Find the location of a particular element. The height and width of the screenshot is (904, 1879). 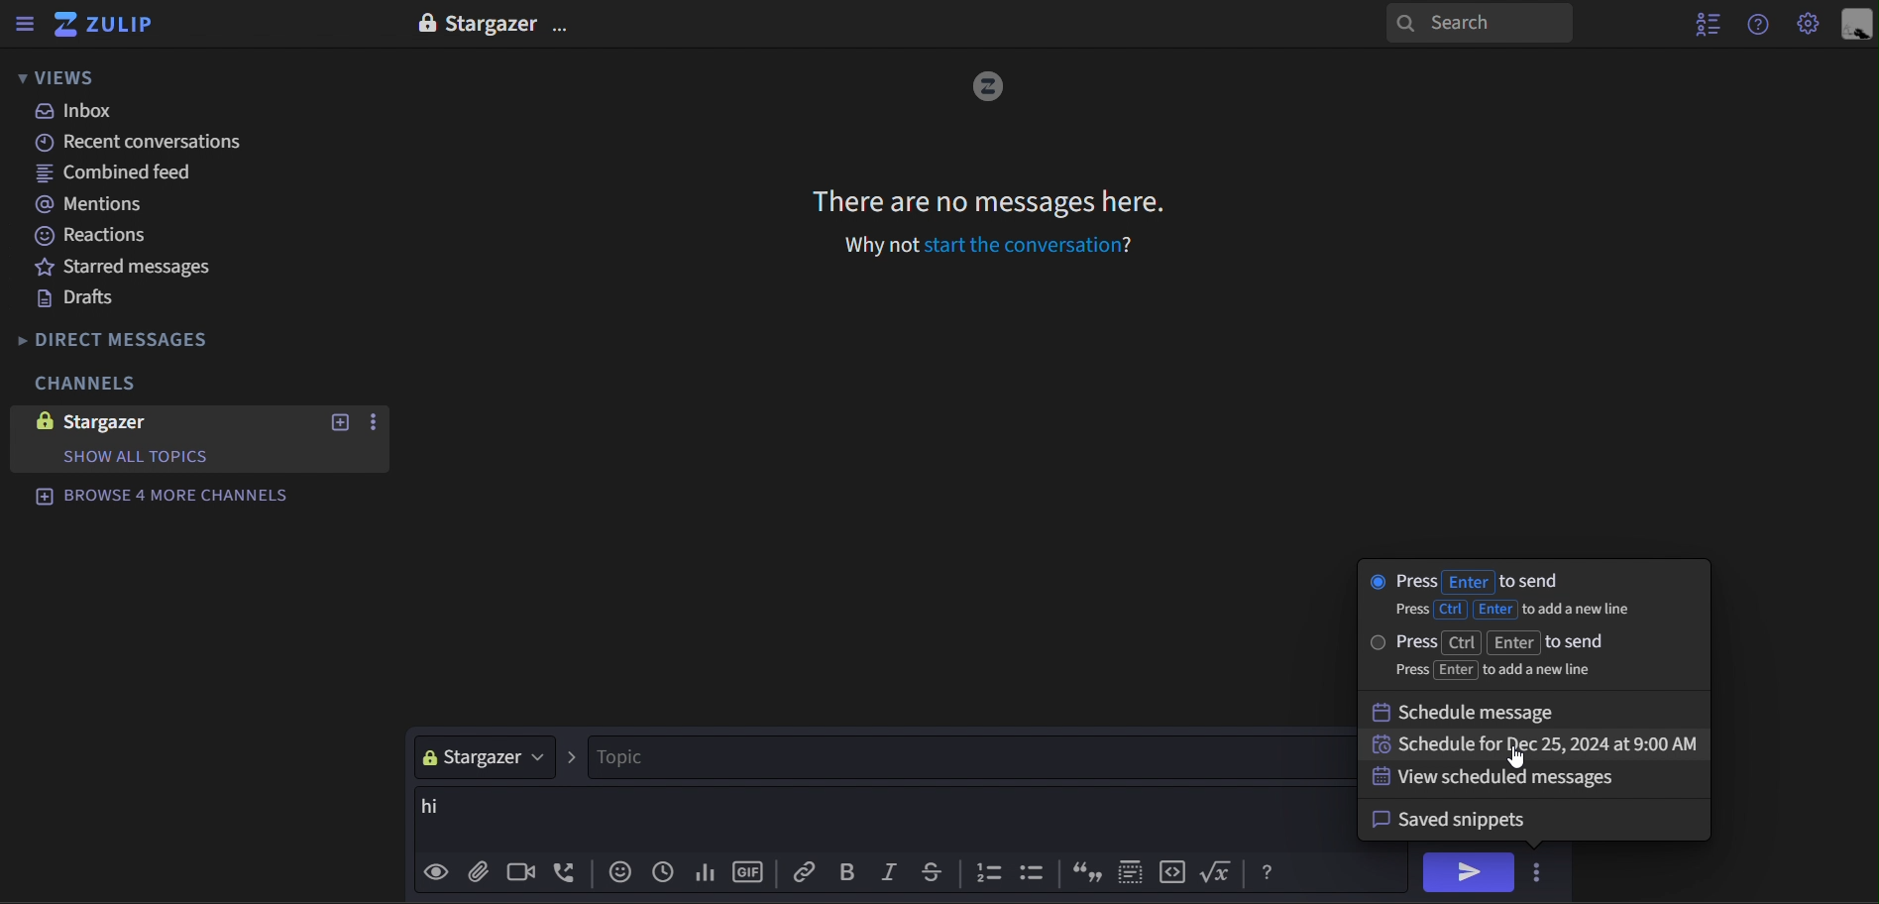

hide user list is located at coordinates (1704, 24).